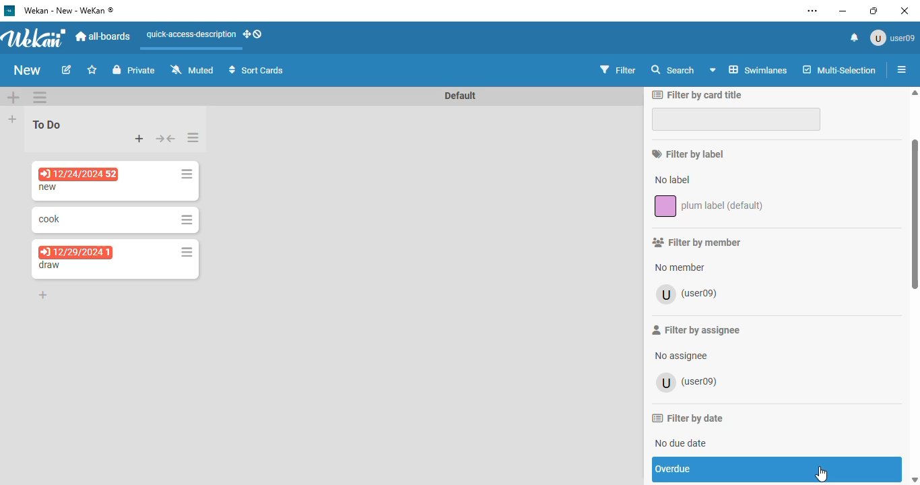 This screenshot has height=485, width=920. What do you see at coordinates (843, 11) in the screenshot?
I see `minimize` at bounding box center [843, 11].